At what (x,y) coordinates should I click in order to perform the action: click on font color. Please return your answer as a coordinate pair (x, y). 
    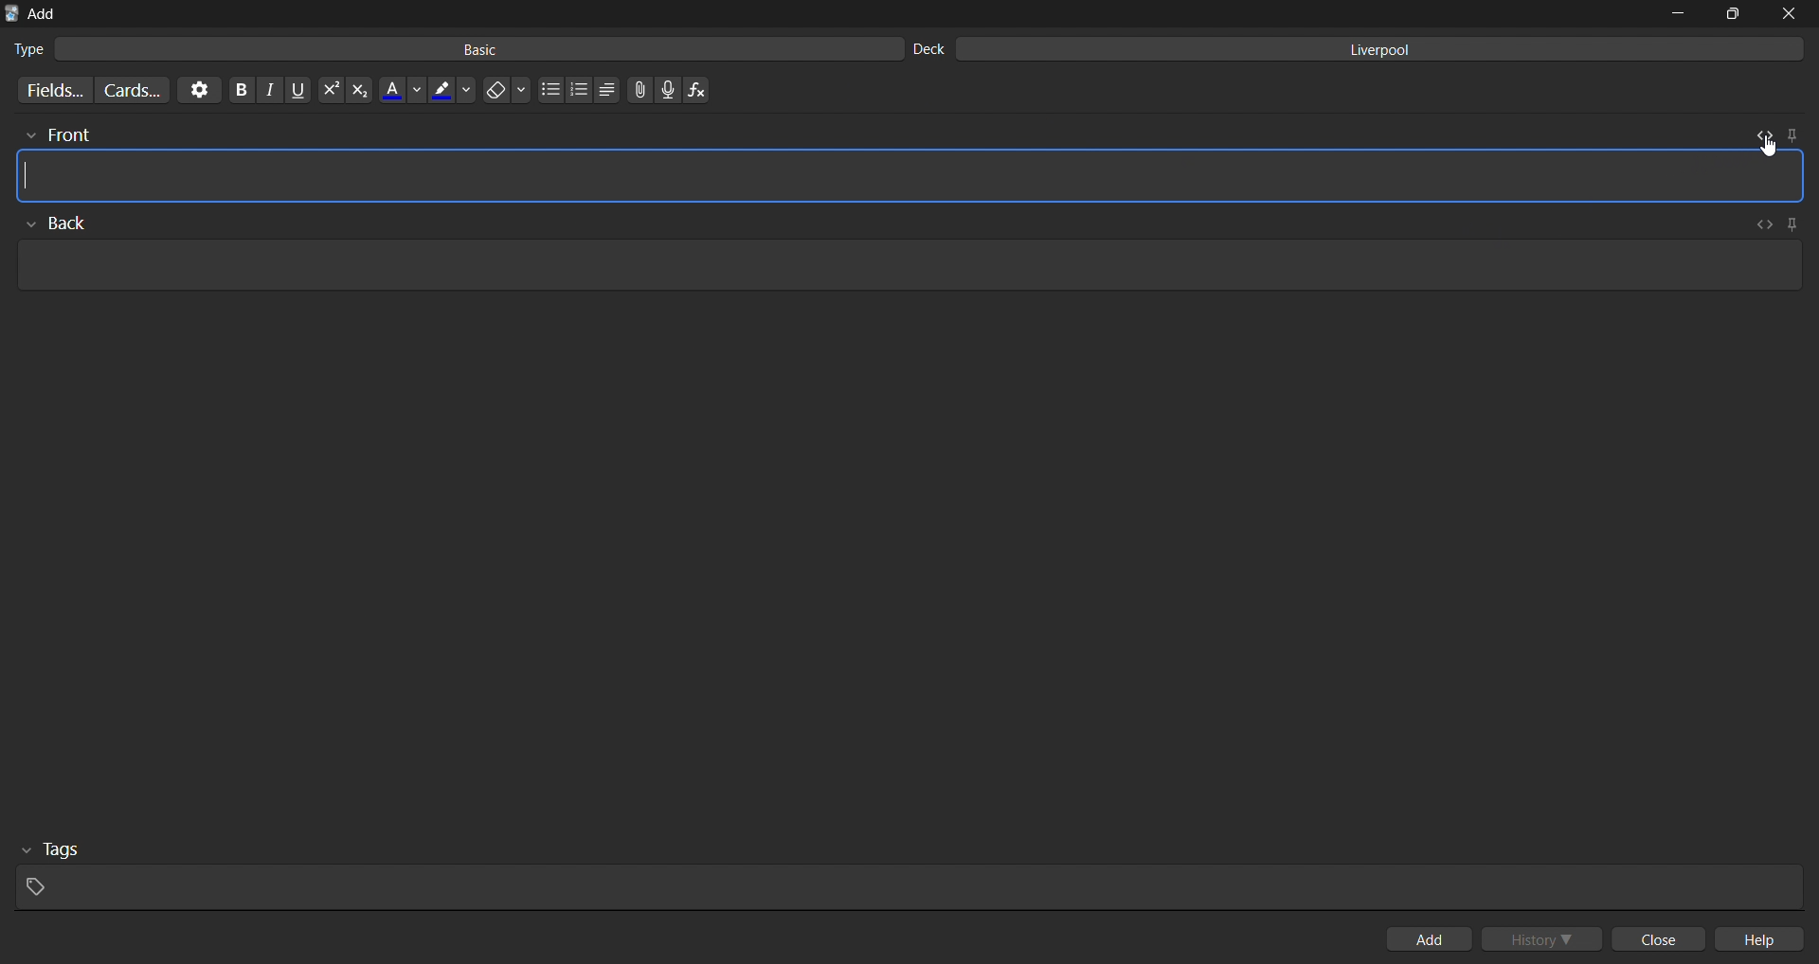
    Looking at the image, I should click on (403, 87).